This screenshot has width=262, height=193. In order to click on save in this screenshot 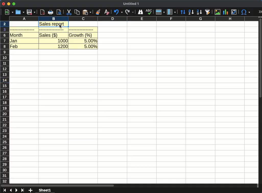, I will do `click(31, 12)`.